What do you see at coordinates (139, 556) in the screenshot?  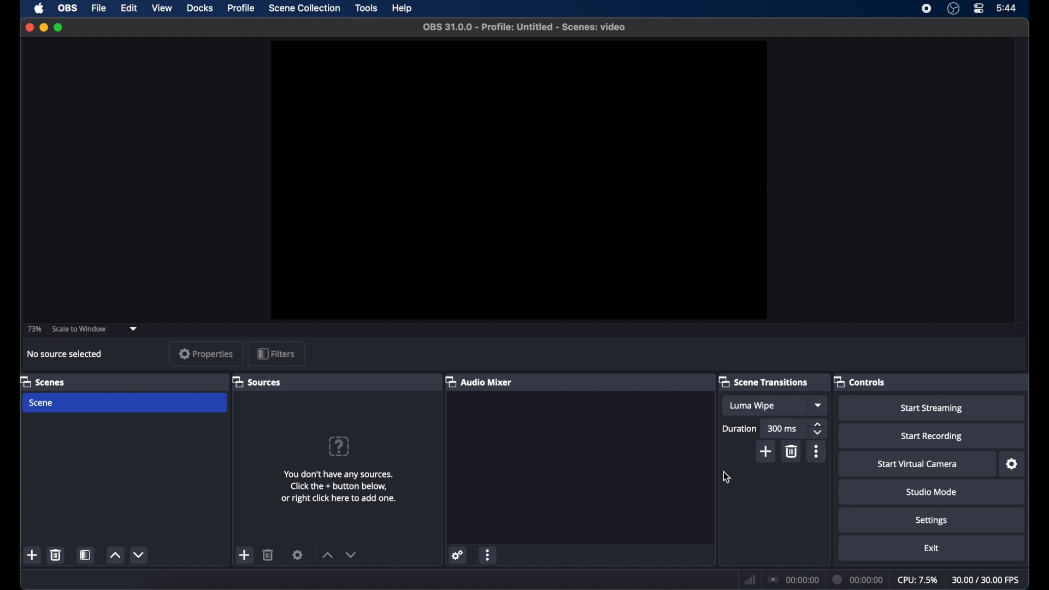 I see `decrement` at bounding box center [139, 556].